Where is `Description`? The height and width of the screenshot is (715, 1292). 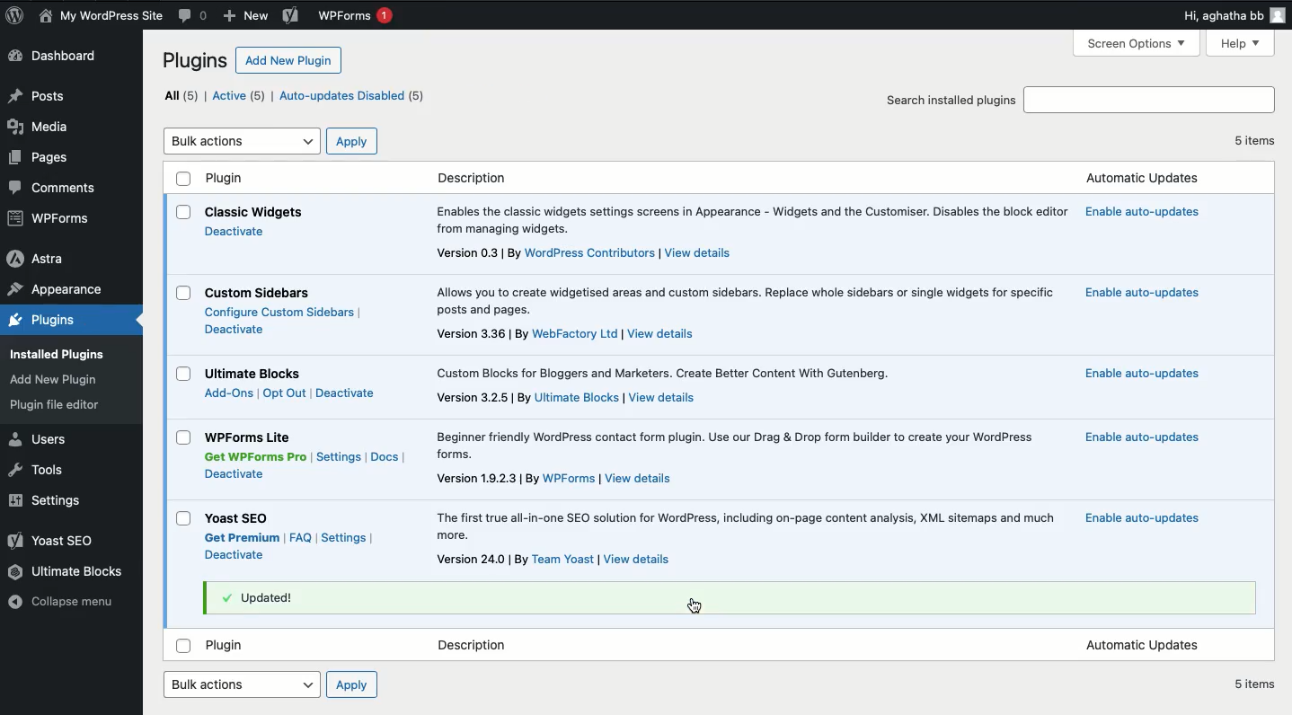 Description is located at coordinates (585, 254).